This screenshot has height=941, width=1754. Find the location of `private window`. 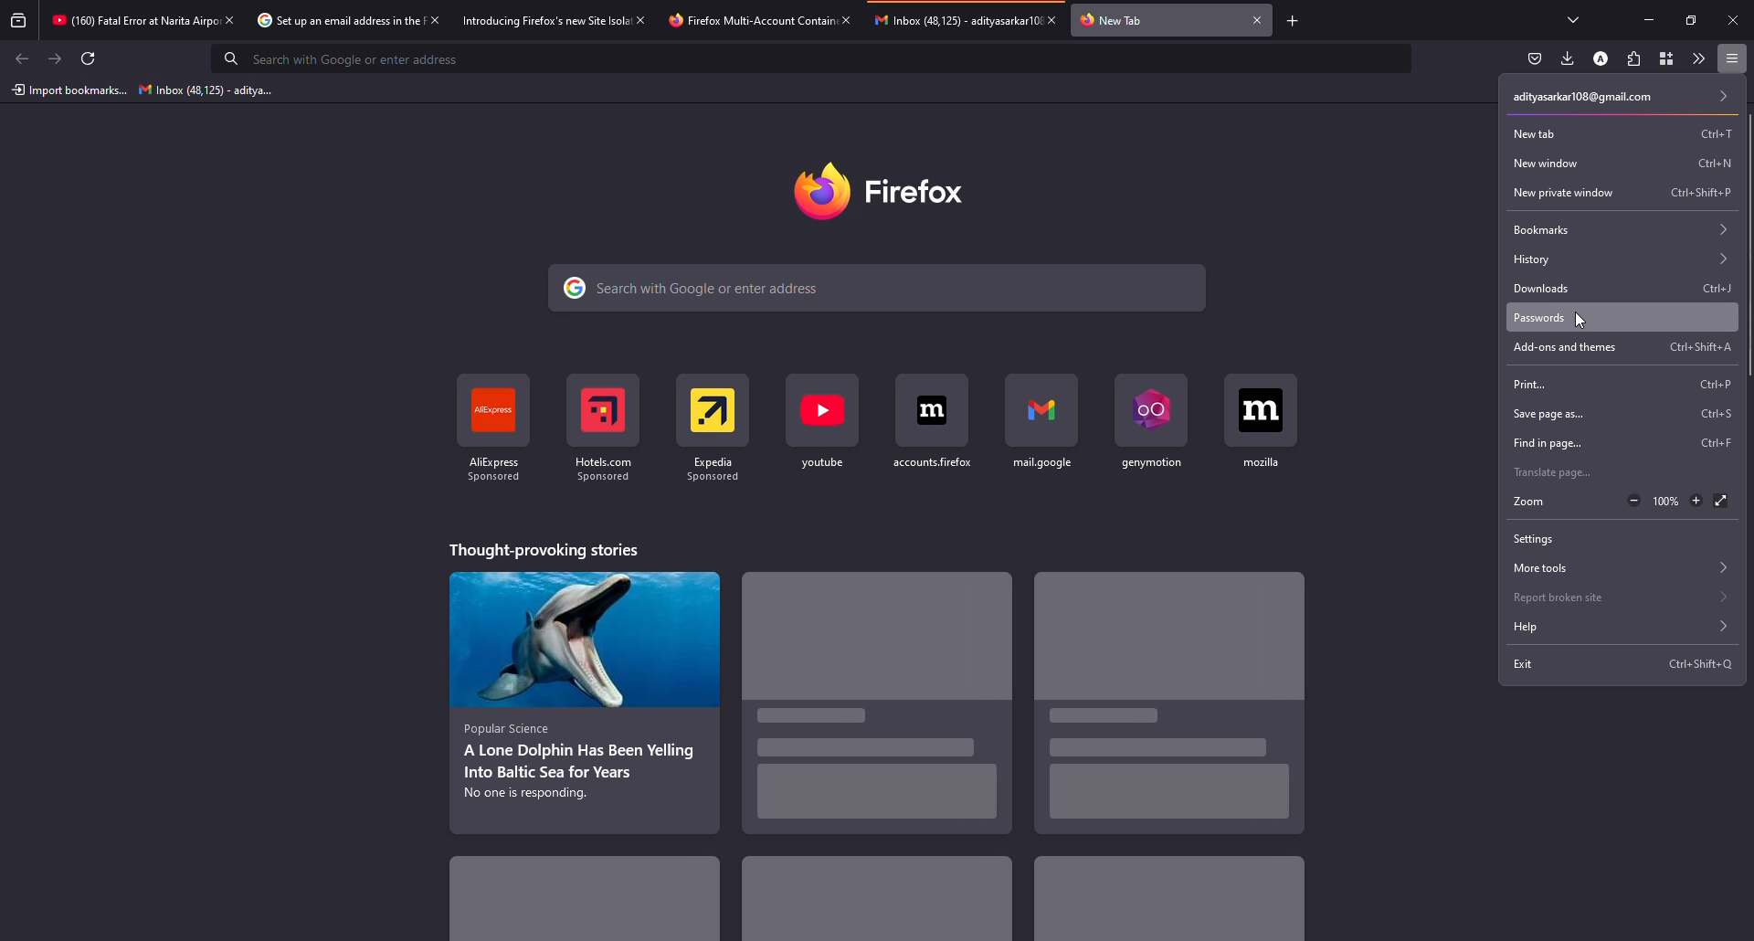

private window is located at coordinates (1559, 192).